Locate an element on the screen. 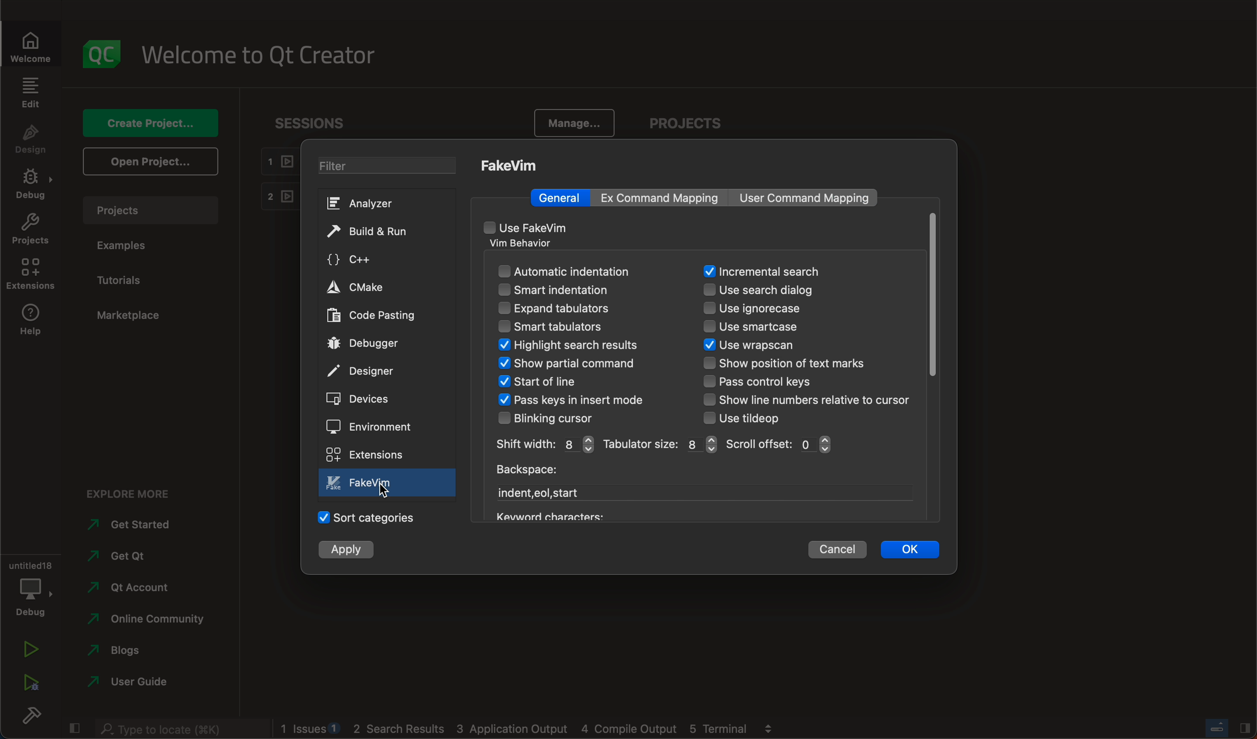  welcome is located at coordinates (32, 46).